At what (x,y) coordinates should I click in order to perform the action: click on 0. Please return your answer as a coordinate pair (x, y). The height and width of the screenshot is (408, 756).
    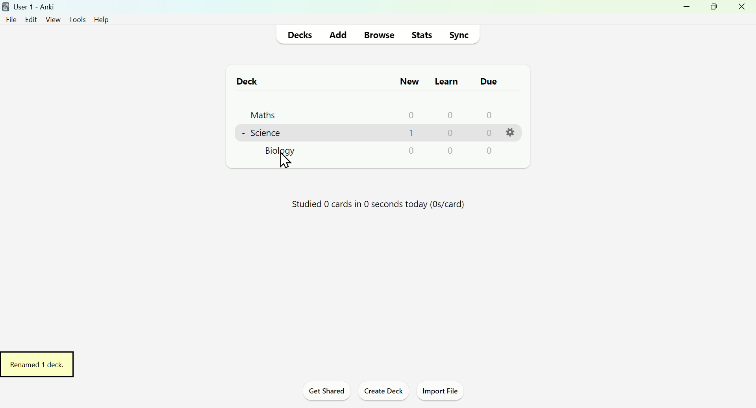
    Looking at the image, I should click on (451, 151).